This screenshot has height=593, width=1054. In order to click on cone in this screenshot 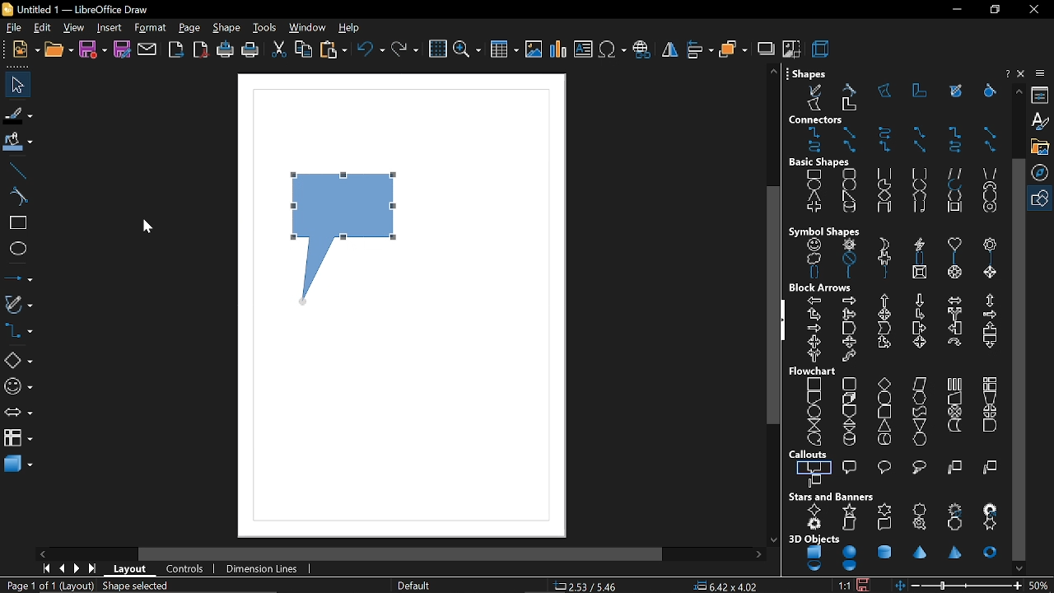, I will do `click(921, 552)`.